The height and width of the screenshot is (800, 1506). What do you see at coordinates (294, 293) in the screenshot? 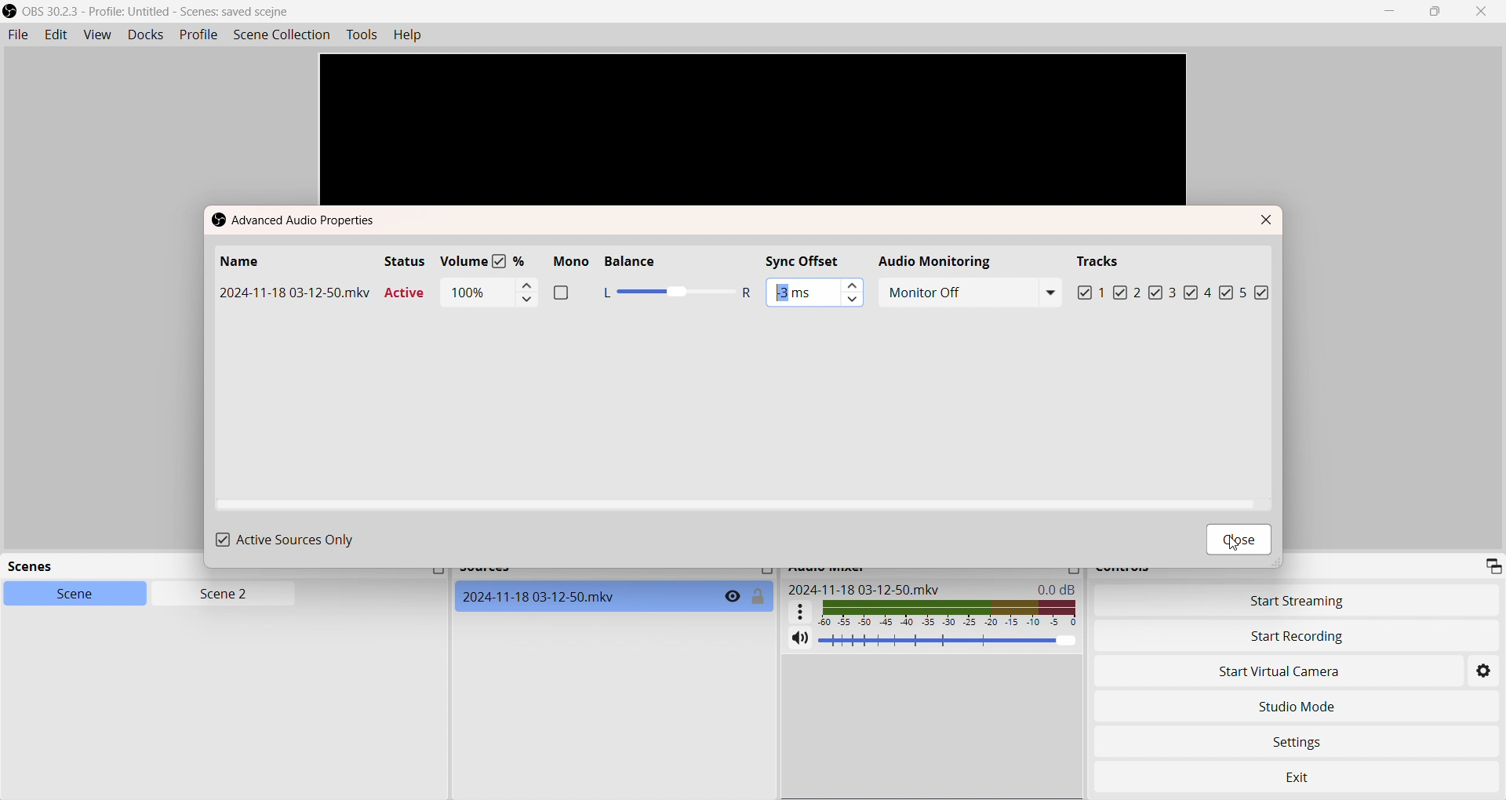
I see `Name` at bounding box center [294, 293].